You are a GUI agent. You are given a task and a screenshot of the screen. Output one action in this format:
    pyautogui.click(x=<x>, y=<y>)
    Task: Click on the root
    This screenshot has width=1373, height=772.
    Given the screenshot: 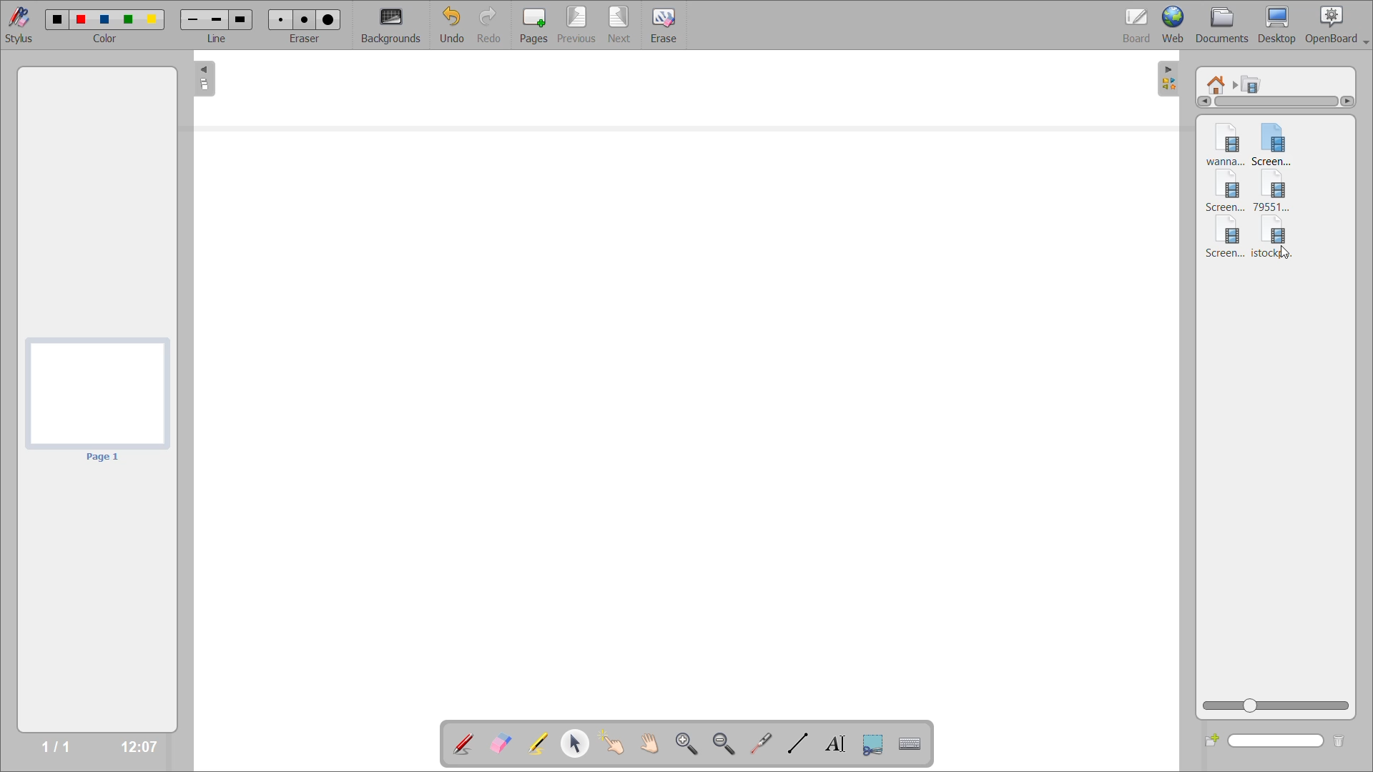 What is the action you would take?
    pyautogui.click(x=1219, y=81)
    